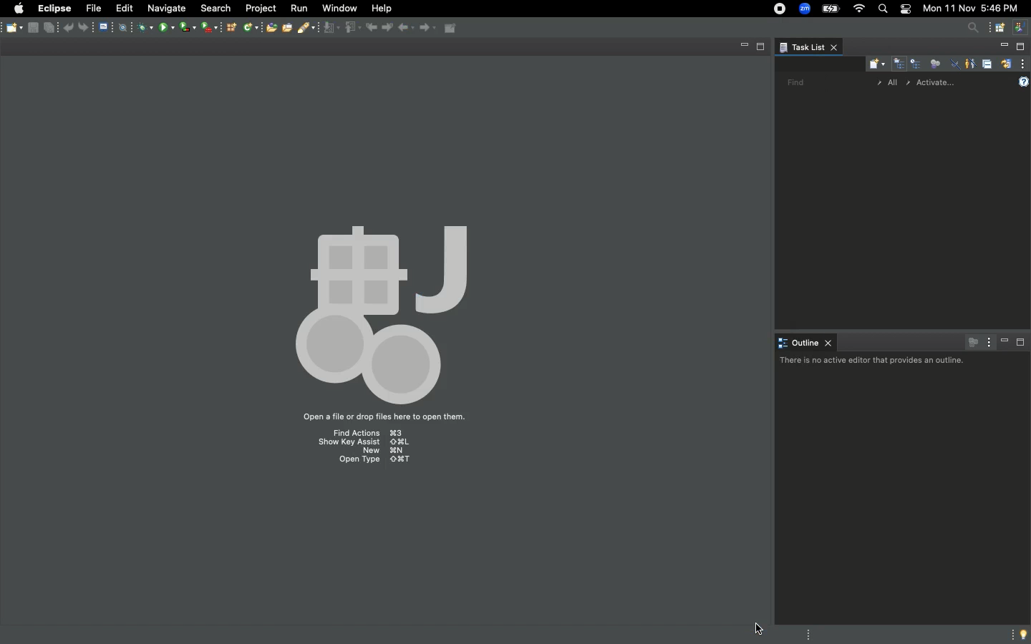 This screenshot has width=1031, height=644. I want to click on Scheduled, so click(915, 63).